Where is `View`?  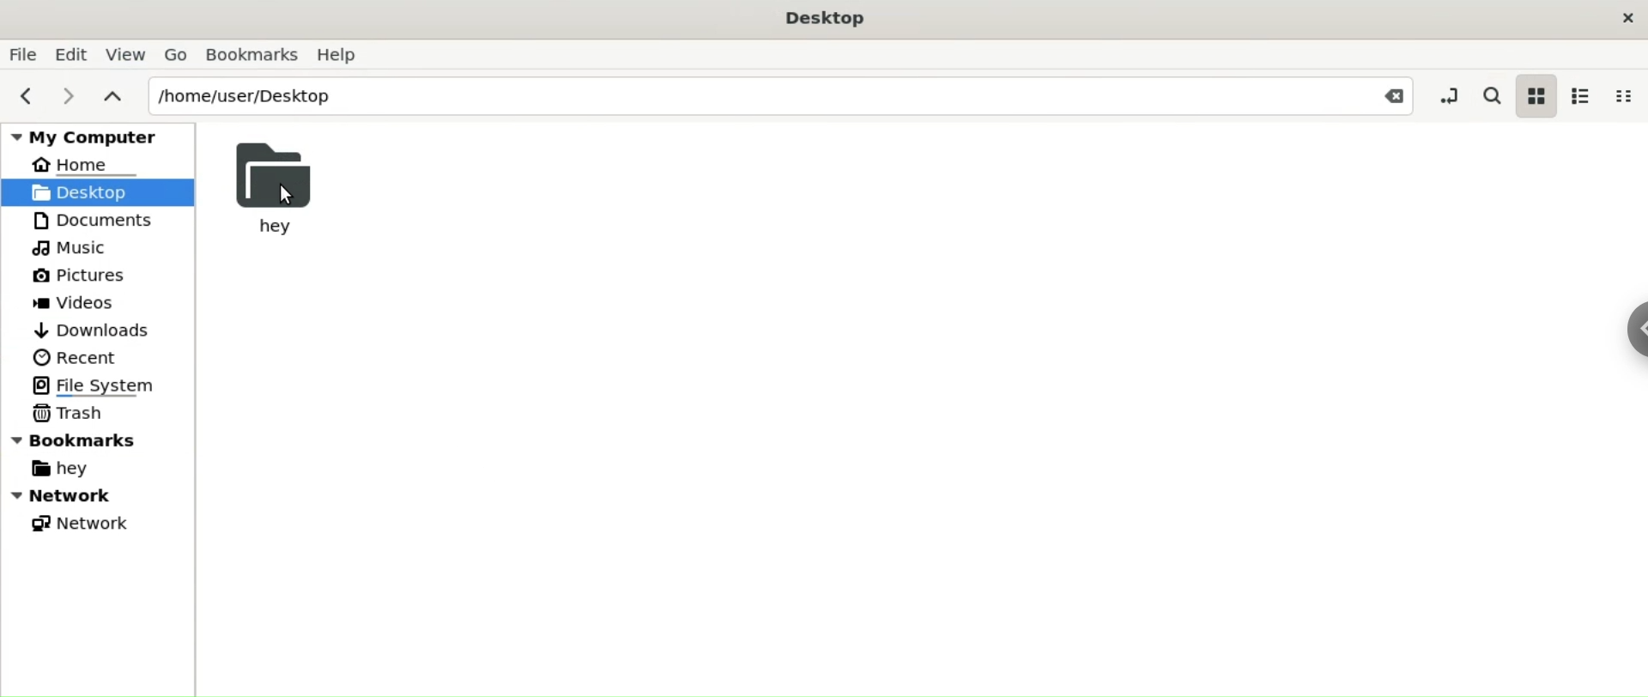 View is located at coordinates (126, 54).